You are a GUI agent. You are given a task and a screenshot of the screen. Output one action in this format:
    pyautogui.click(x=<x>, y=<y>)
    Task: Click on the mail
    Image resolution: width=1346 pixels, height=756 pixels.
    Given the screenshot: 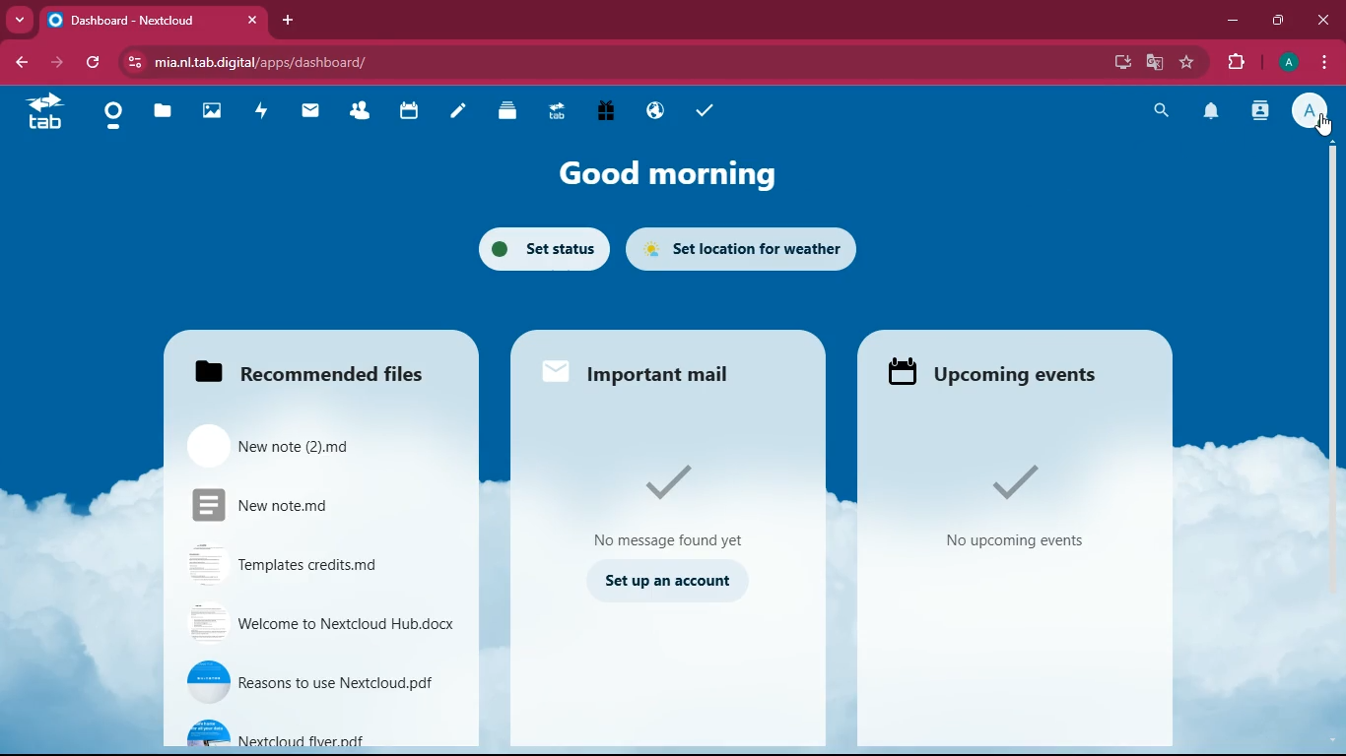 What is the action you would take?
    pyautogui.click(x=311, y=112)
    